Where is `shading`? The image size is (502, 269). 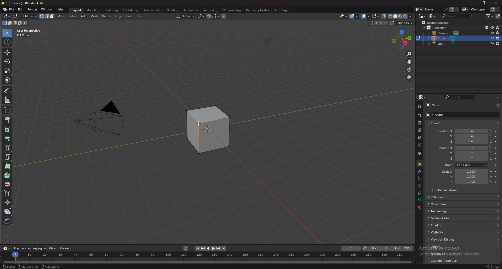 shading is located at coordinates (173, 10).